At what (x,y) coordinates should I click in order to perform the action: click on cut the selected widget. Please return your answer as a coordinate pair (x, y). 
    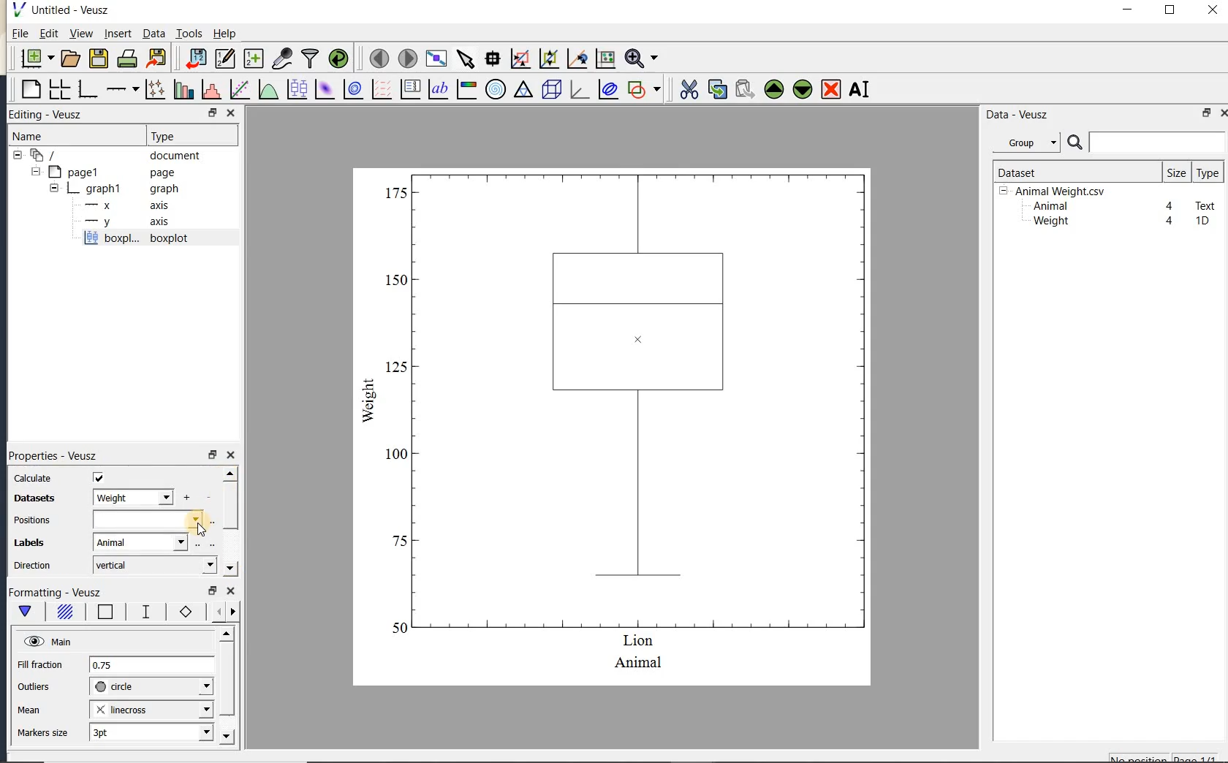
    Looking at the image, I should click on (688, 90).